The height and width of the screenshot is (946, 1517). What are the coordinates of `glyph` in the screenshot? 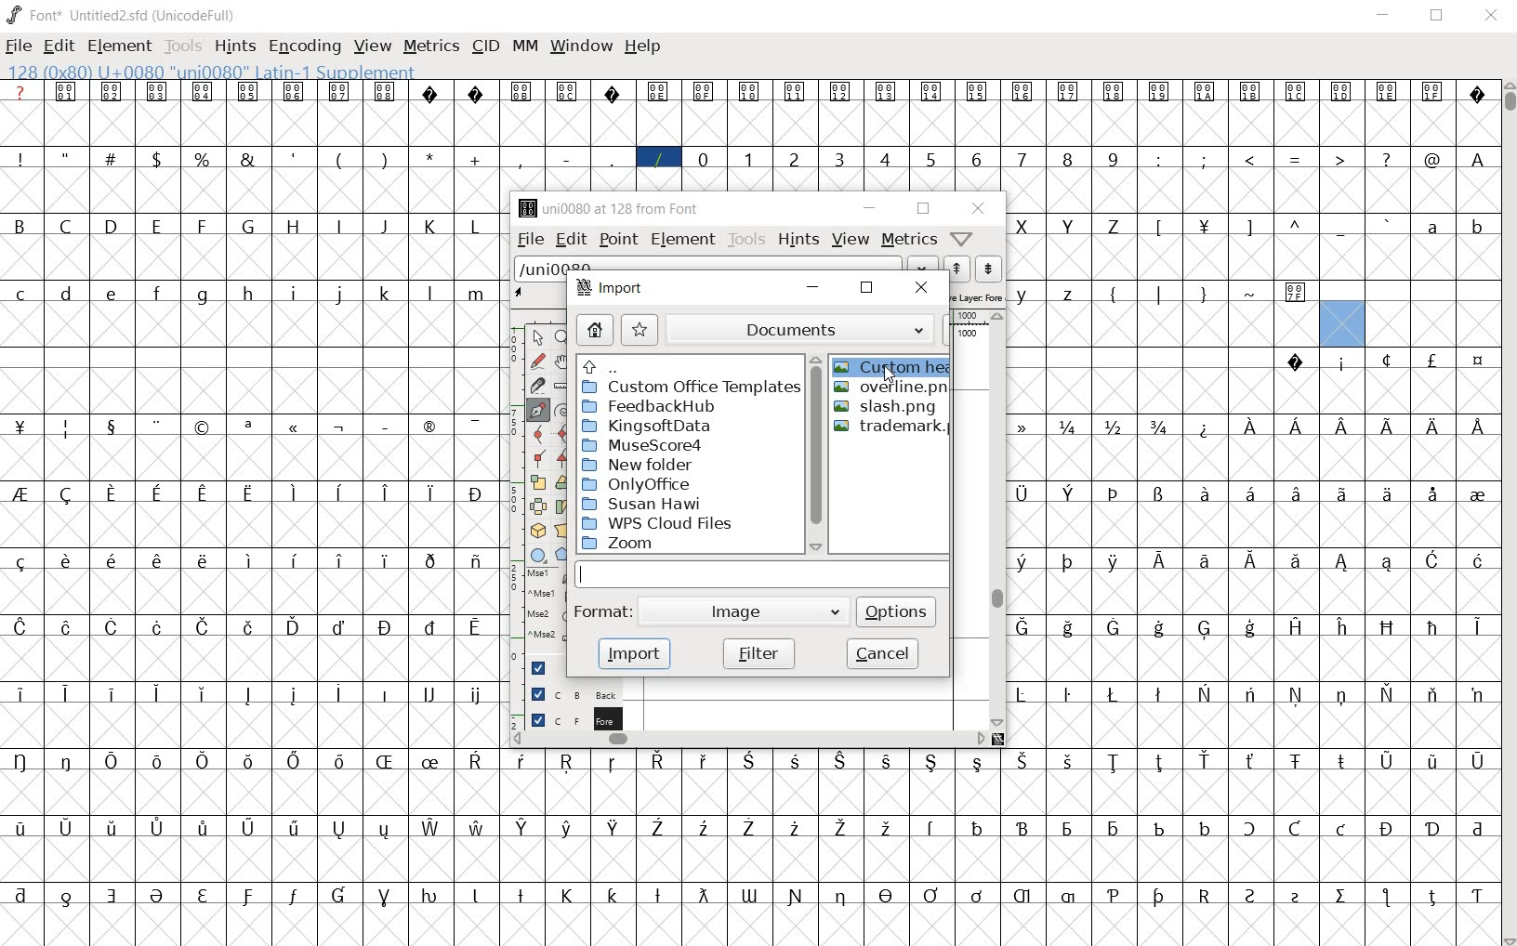 It's located at (156, 293).